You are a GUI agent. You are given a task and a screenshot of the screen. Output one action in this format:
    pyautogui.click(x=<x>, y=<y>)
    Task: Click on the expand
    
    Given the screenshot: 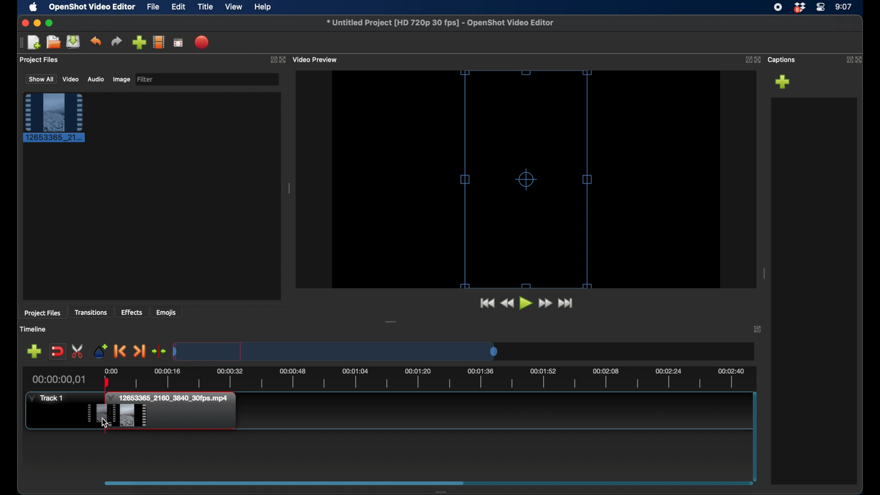 What is the action you would take?
    pyautogui.click(x=758, y=330)
    